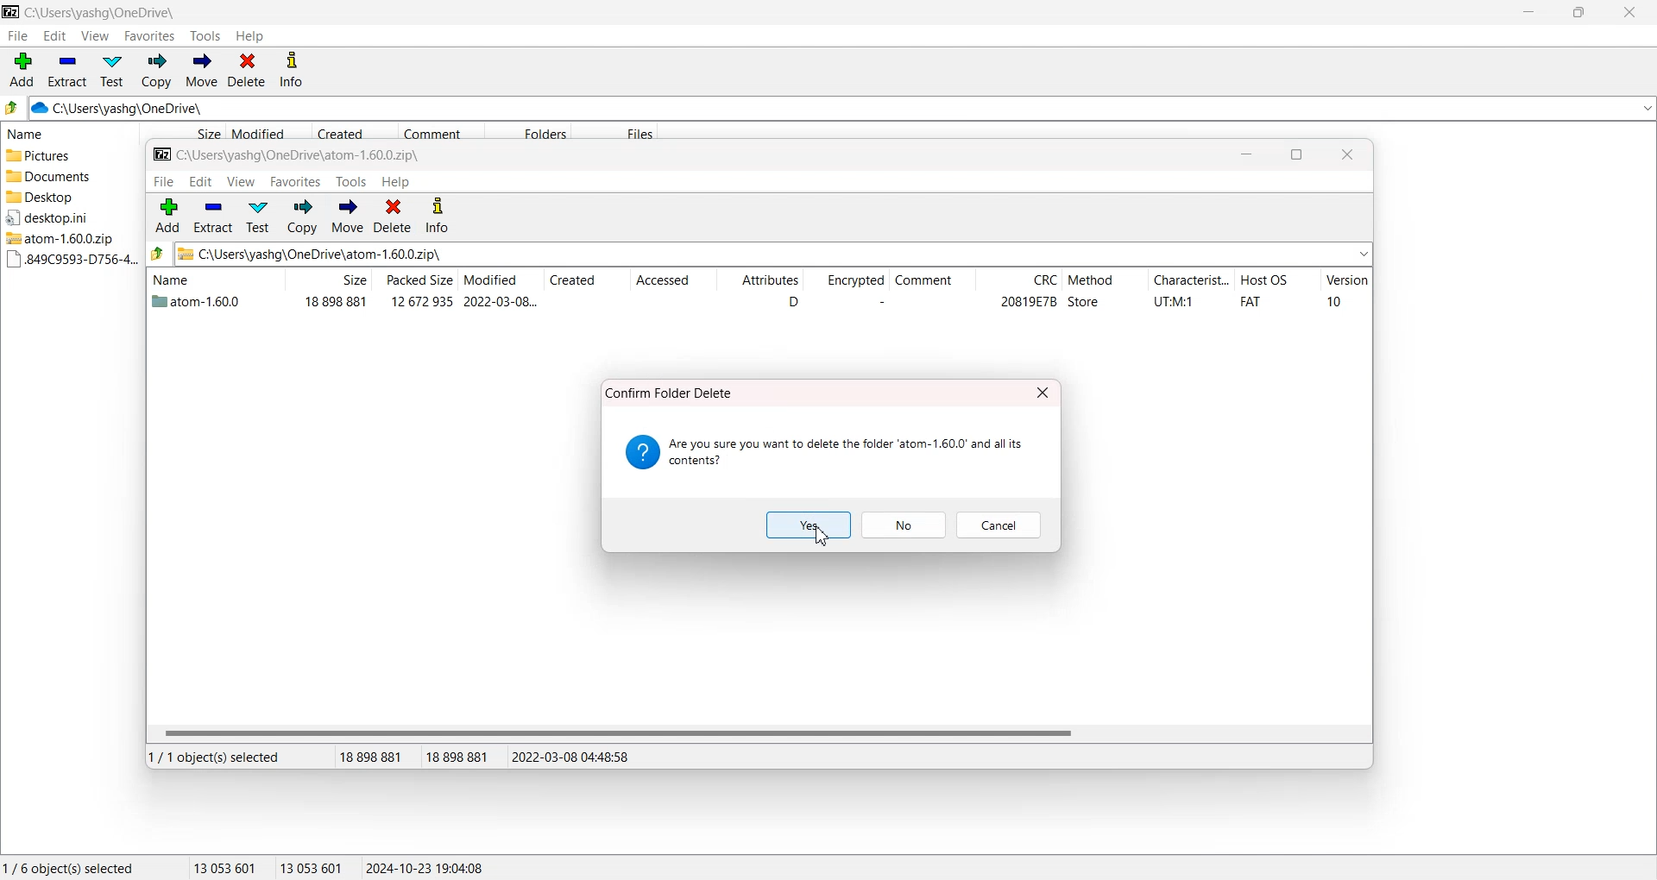 The width and height of the screenshot is (1657, 880). What do you see at coordinates (397, 182) in the screenshot?
I see `help` at bounding box center [397, 182].